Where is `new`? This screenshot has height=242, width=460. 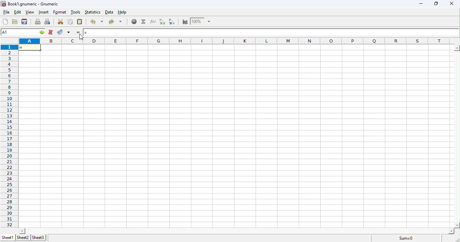 new is located at coordinates (5, 22).